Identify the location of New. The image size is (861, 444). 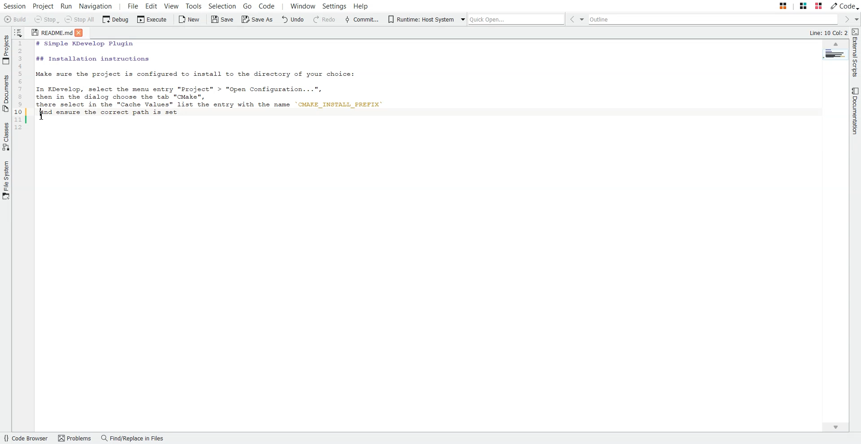
(190, 20).